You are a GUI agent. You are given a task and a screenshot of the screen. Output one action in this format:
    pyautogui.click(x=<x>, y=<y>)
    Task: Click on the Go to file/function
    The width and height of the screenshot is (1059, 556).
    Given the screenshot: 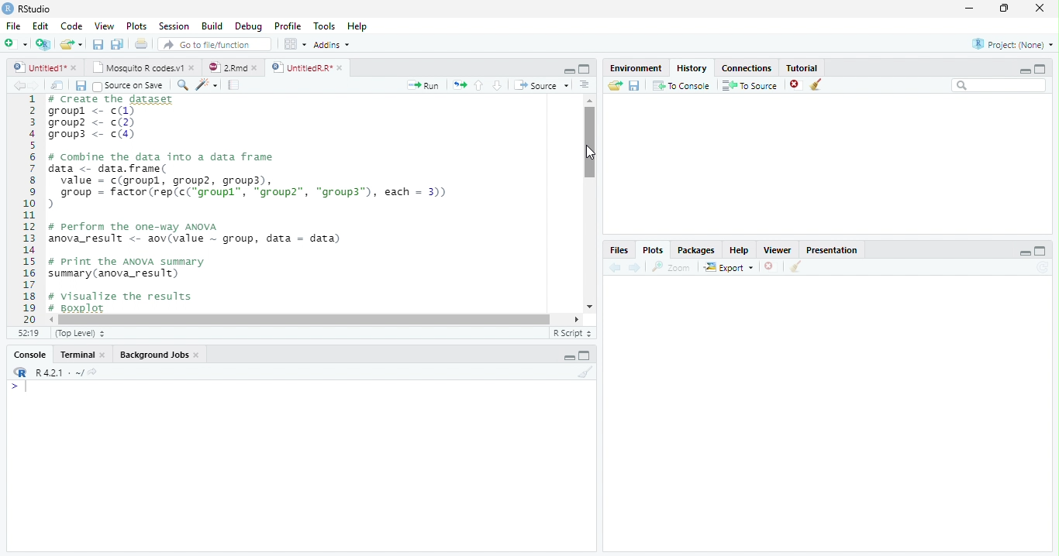 What is the action you would take?
    pyautogui.click(x=215, y=45)
    